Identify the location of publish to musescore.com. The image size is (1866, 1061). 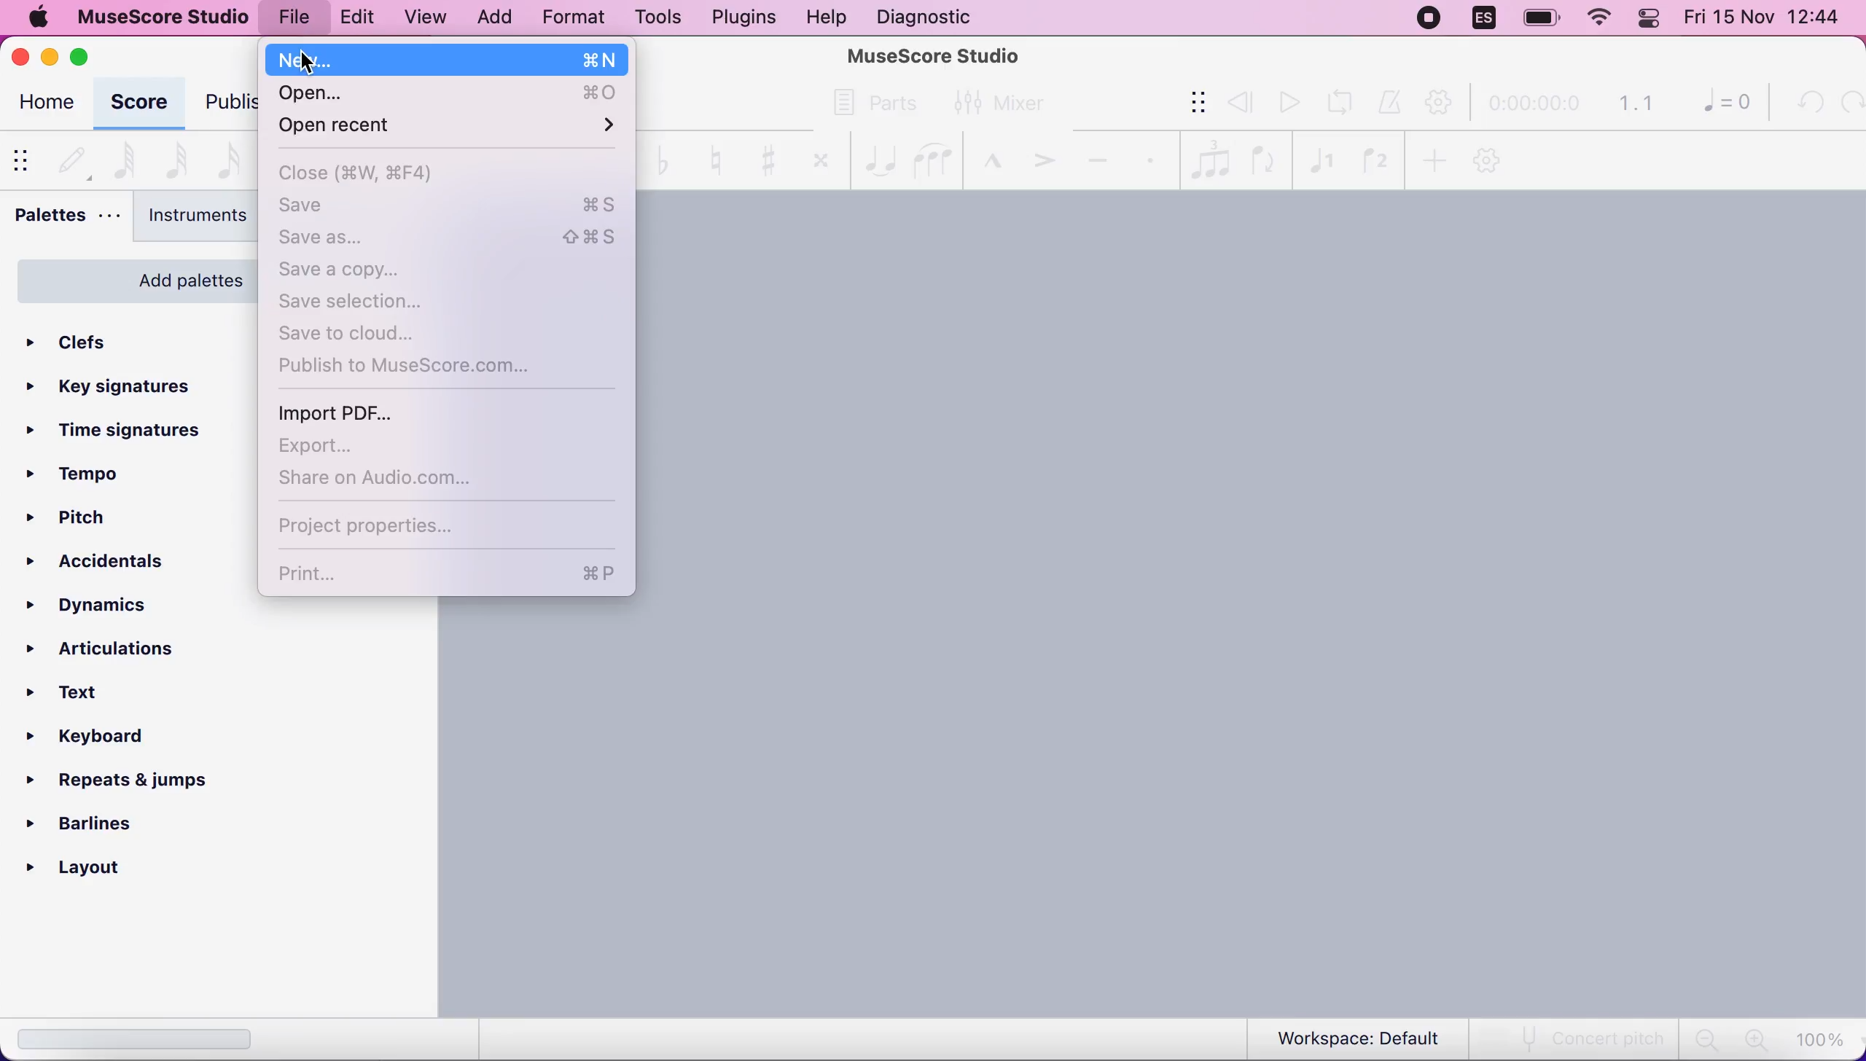
(432, 368).